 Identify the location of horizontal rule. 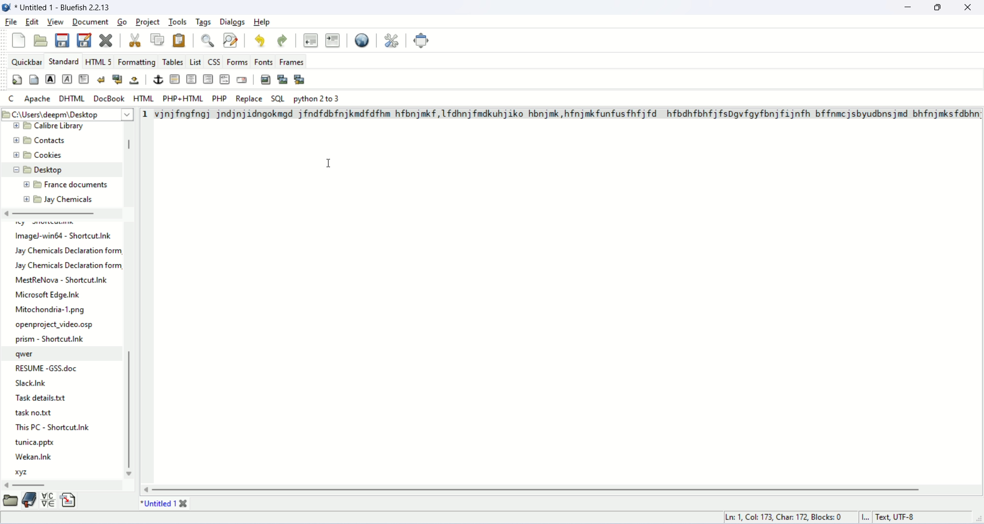
(175, 79).